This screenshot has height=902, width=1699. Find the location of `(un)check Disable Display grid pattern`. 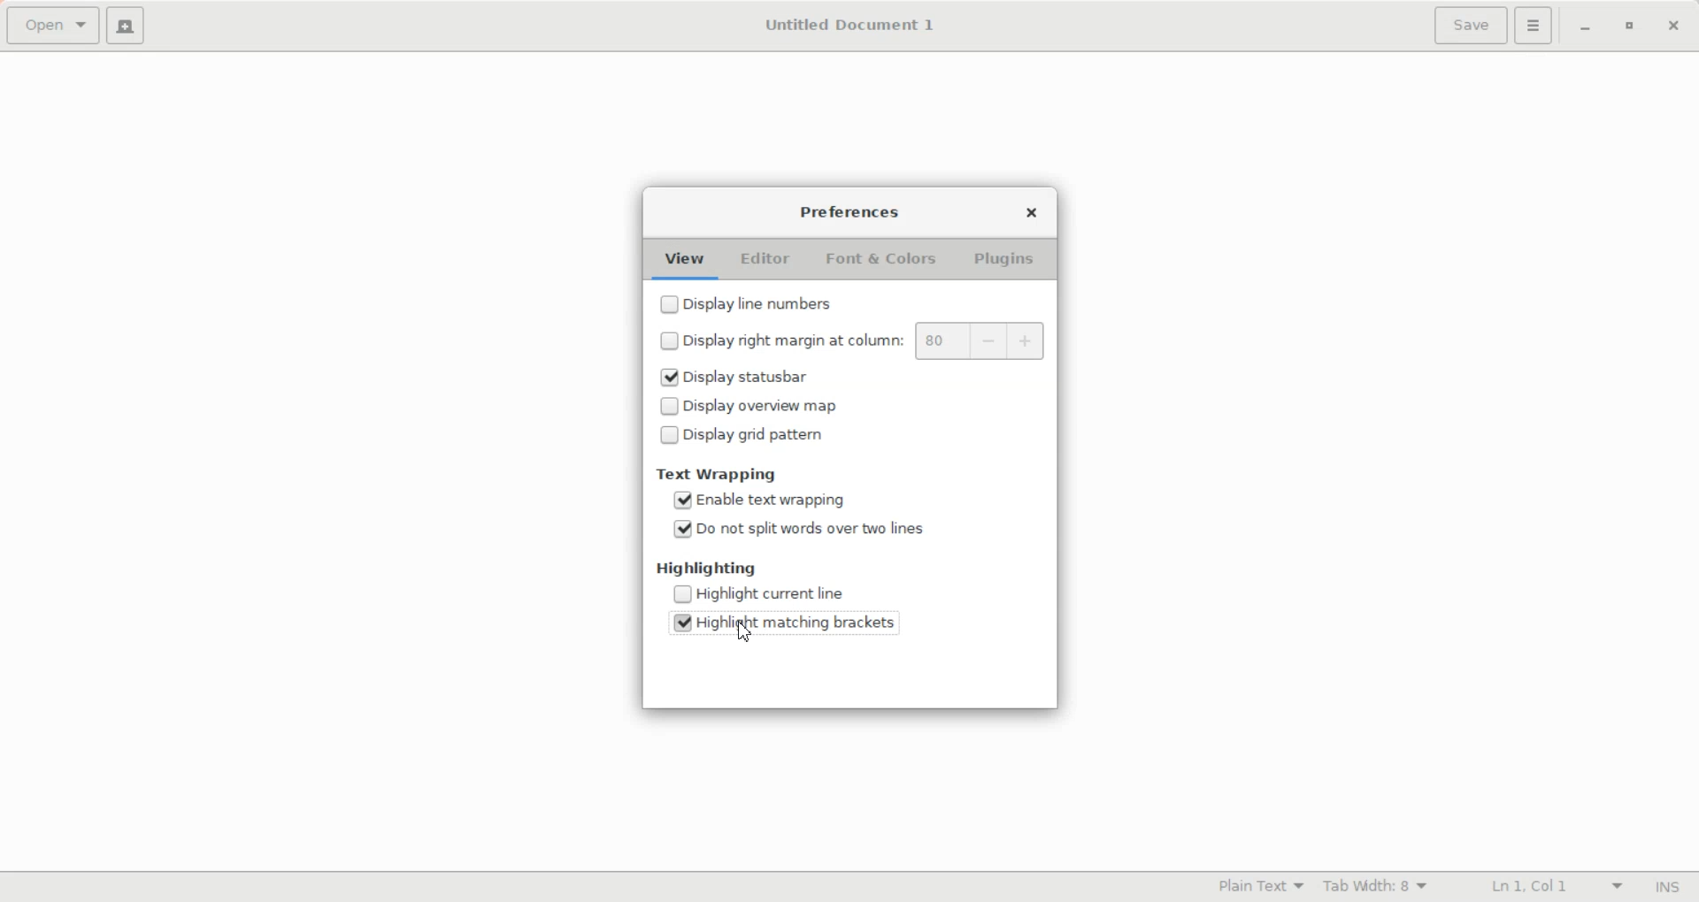

(un)check Disable Display grid pattern is located at coordinates (811, 433).